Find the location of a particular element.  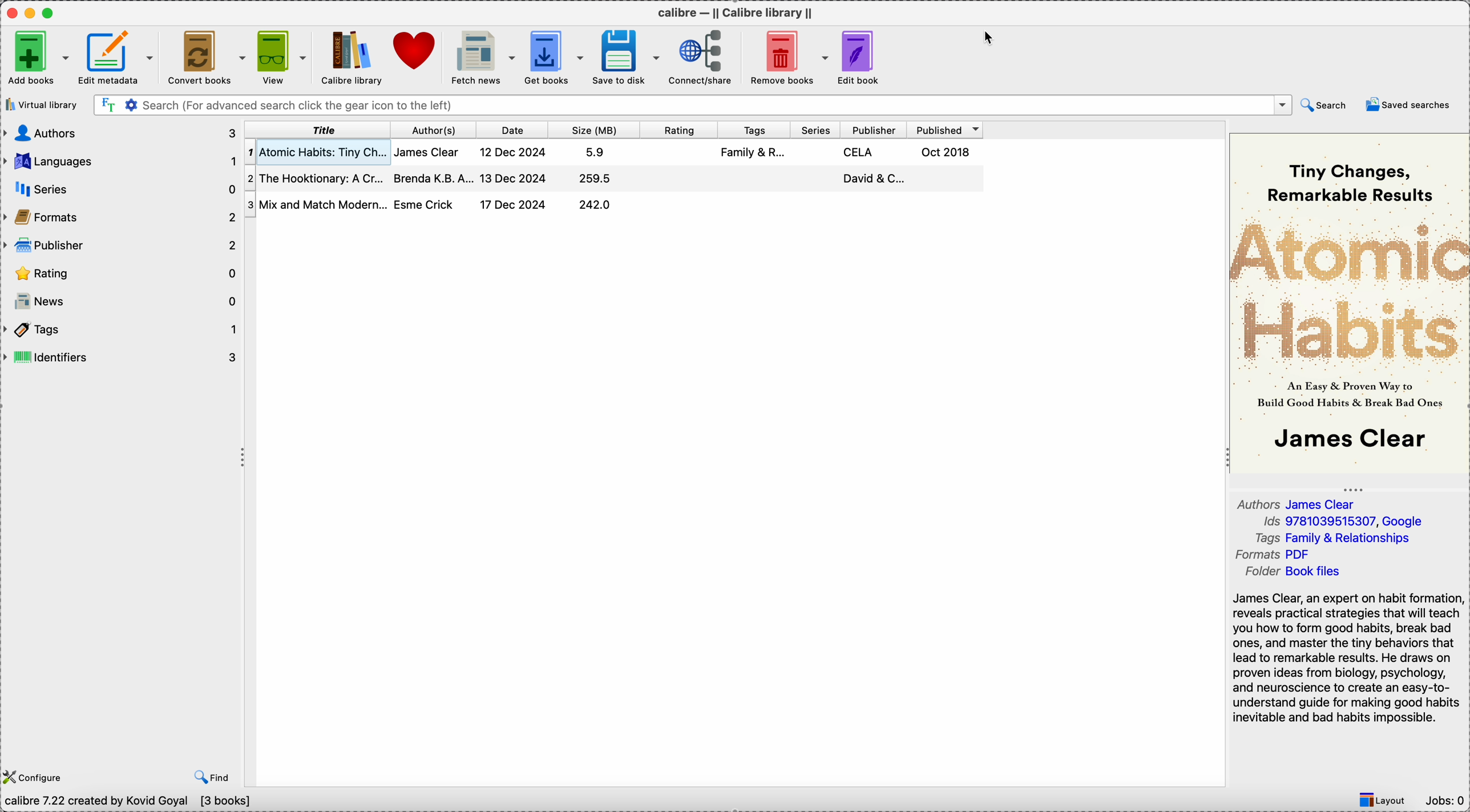

date is located at coordinates (515, 130).